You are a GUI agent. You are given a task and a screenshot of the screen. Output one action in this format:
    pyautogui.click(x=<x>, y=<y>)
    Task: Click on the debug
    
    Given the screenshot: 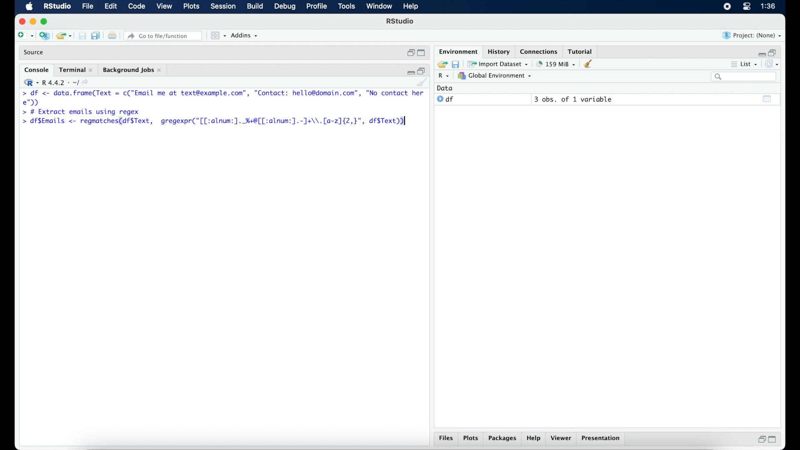 What is the action you would take?
    pyautogui.click(x=285, y=7)
    